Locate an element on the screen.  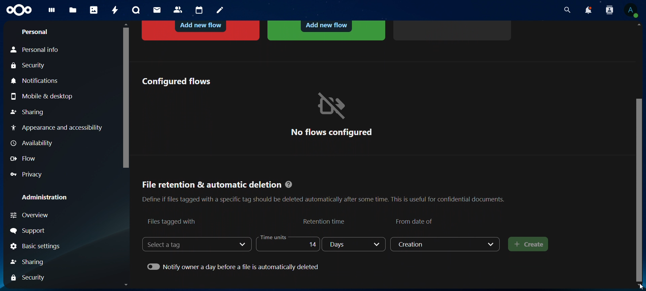
no flows configured is located at coordinates (331, 114).